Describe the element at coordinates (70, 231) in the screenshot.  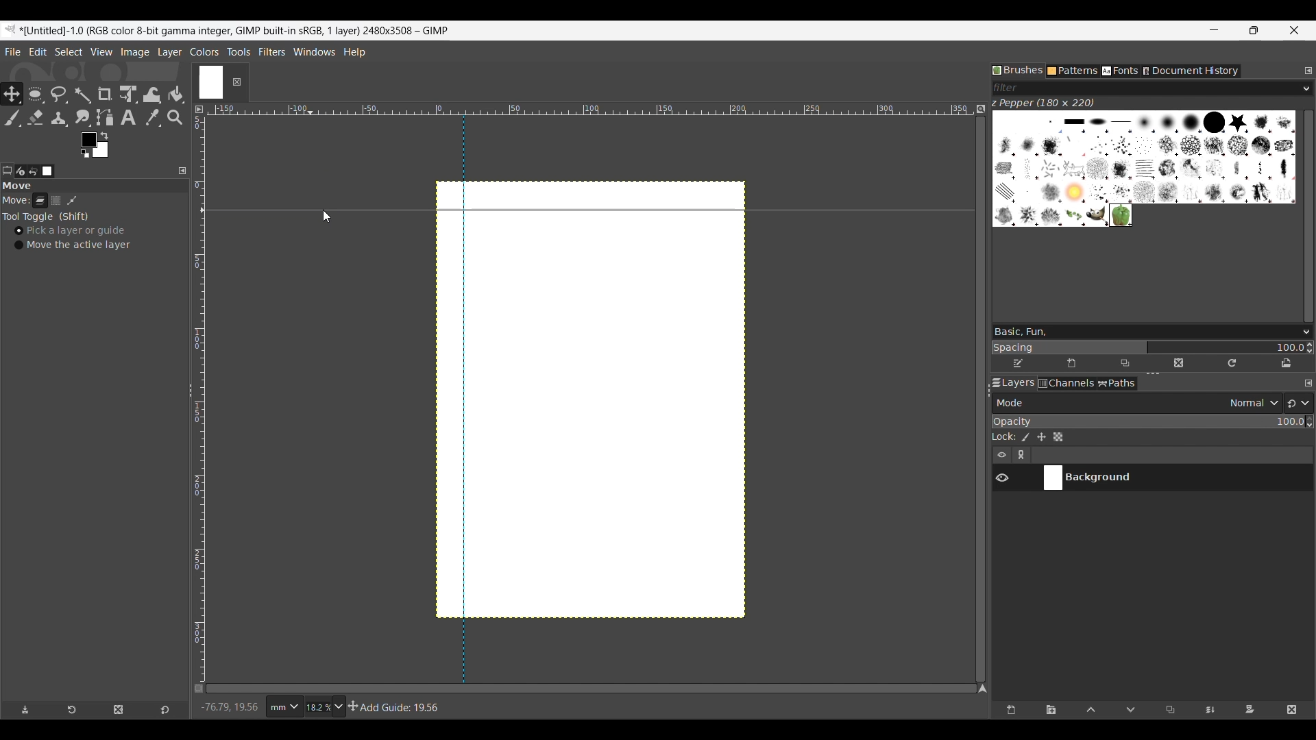
I see `Pick a layer or guide, toggle on` at that location.